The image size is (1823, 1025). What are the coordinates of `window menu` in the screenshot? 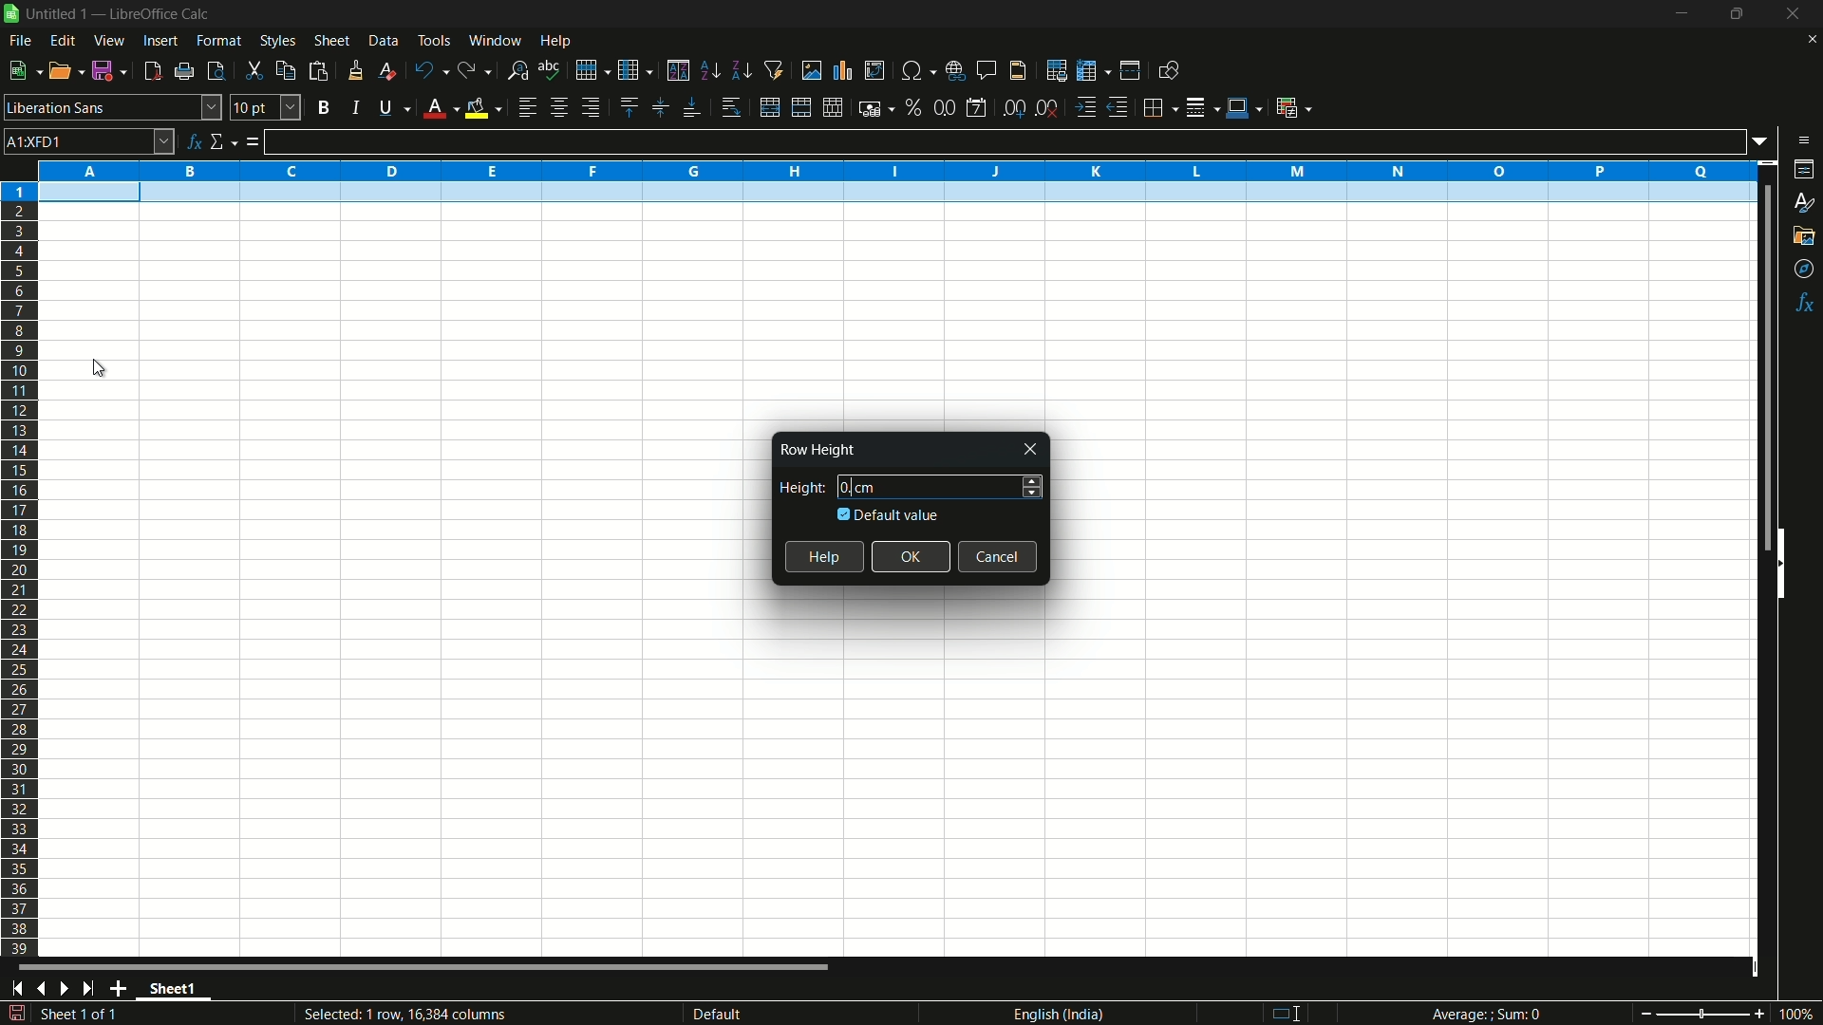 It's located at (495, 40).